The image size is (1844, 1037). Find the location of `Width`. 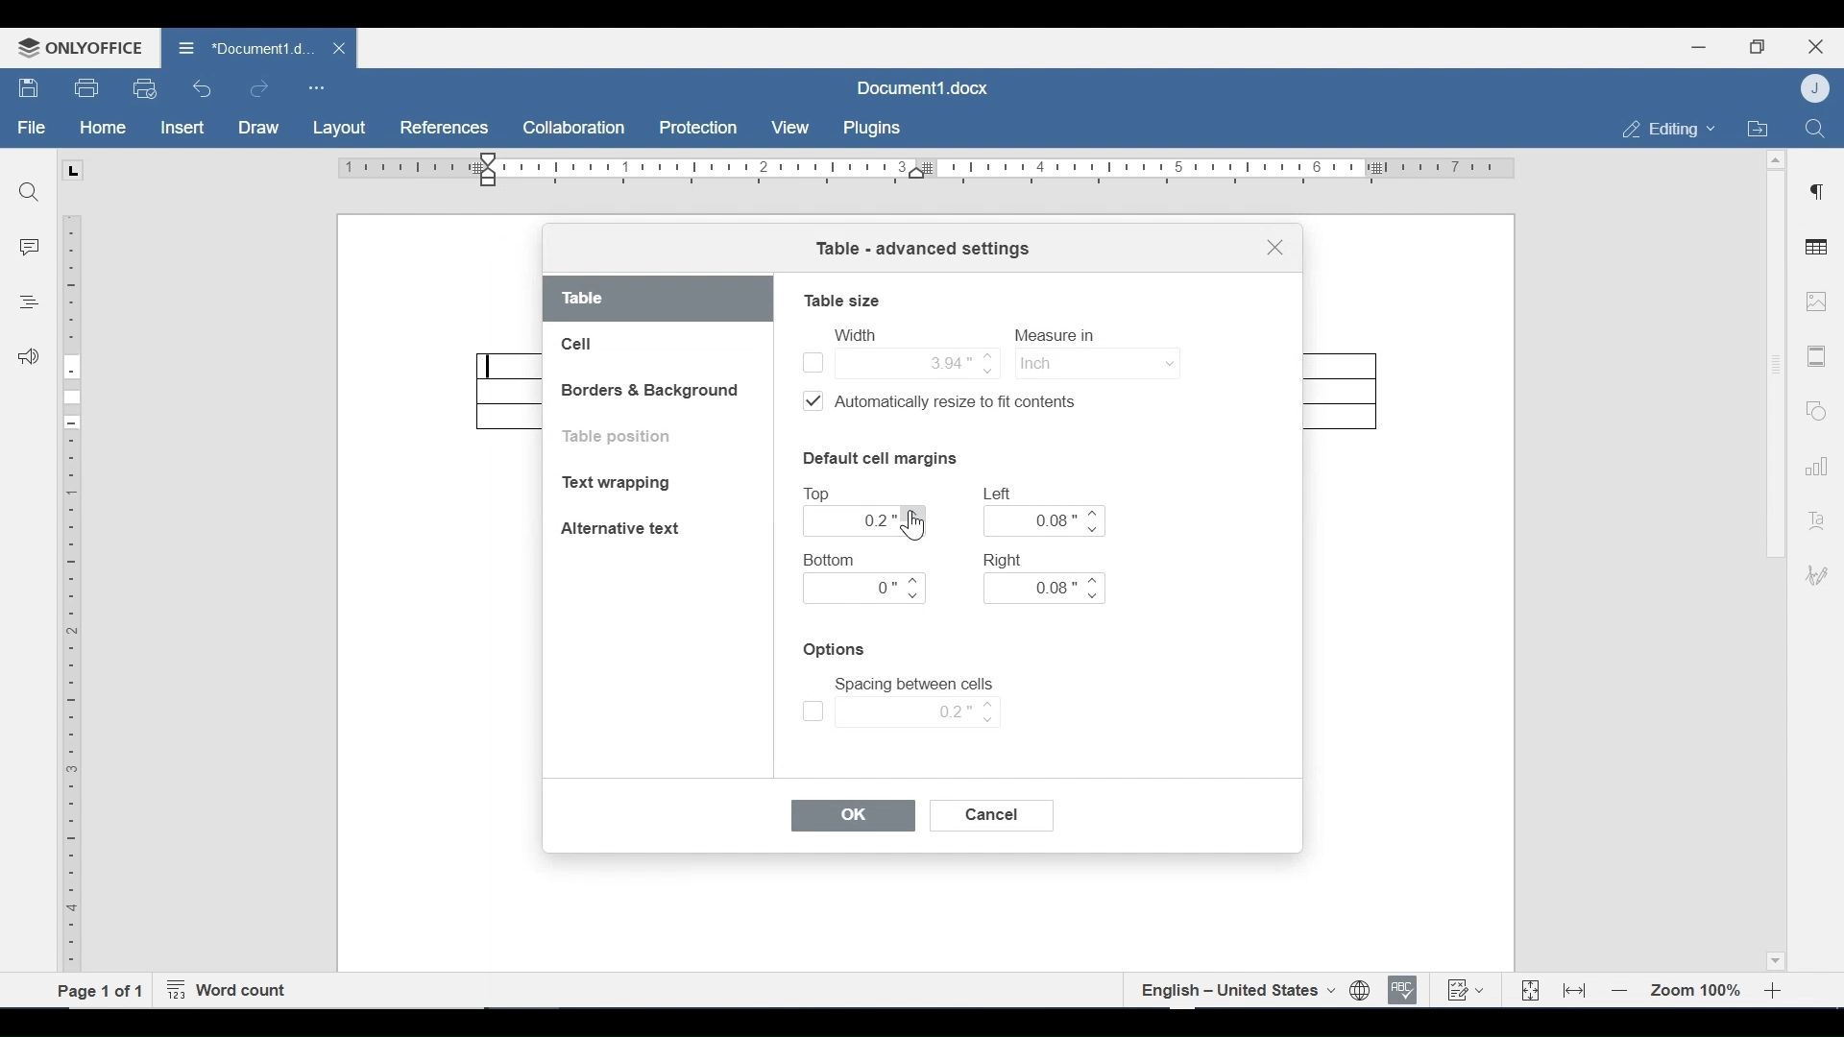

Width is located at coordinates (854, 334).